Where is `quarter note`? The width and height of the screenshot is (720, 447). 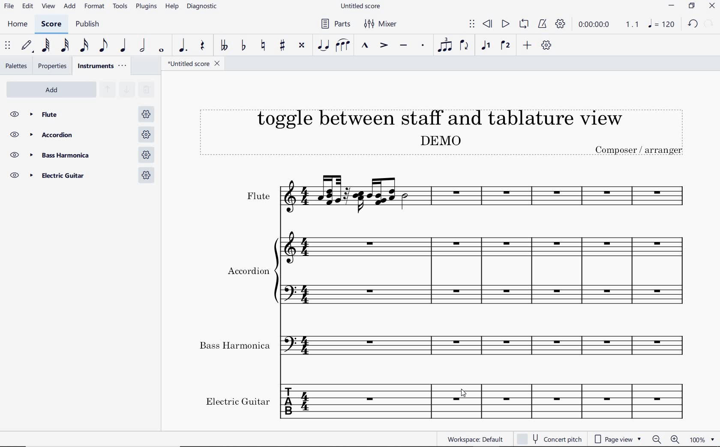
quarter note is located at coordinates (123, 46).